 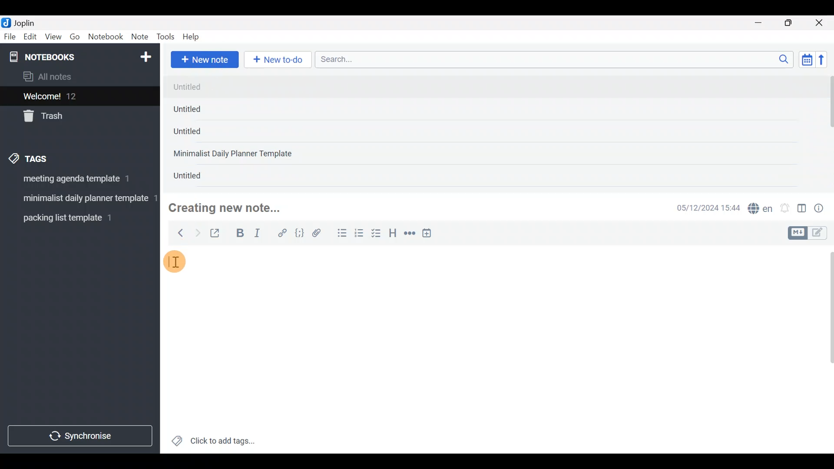 What do you see at coordinates (763, 22) in the screenshot?
I see `Minimize` at bounding box center [763, 22].